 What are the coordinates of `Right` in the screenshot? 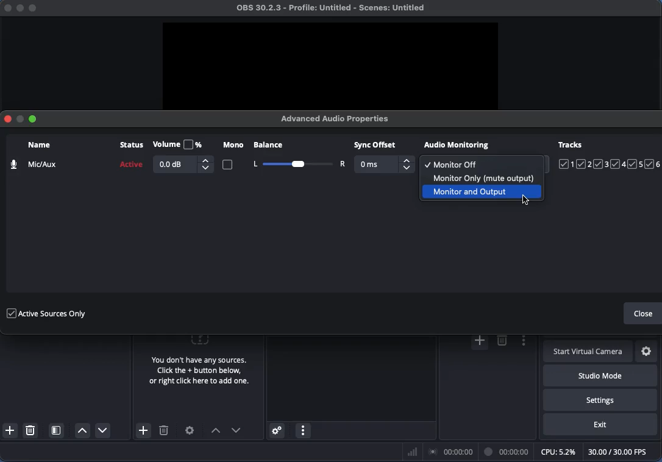 It's located at (342, 164).